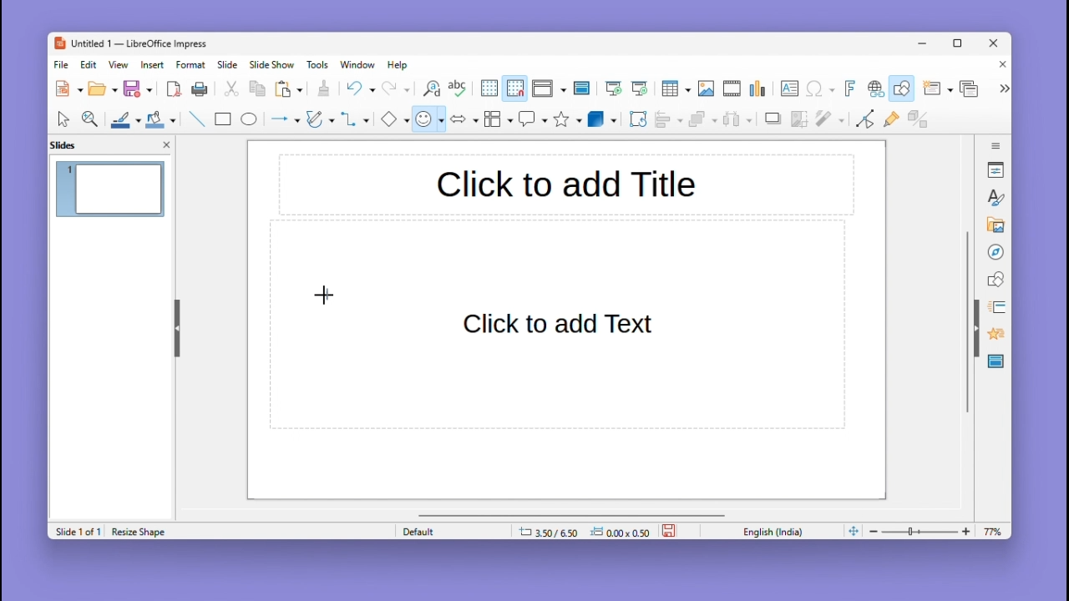  Describe the element at coordinates (399, 65) in the screenshot. I see `Help` at that location.